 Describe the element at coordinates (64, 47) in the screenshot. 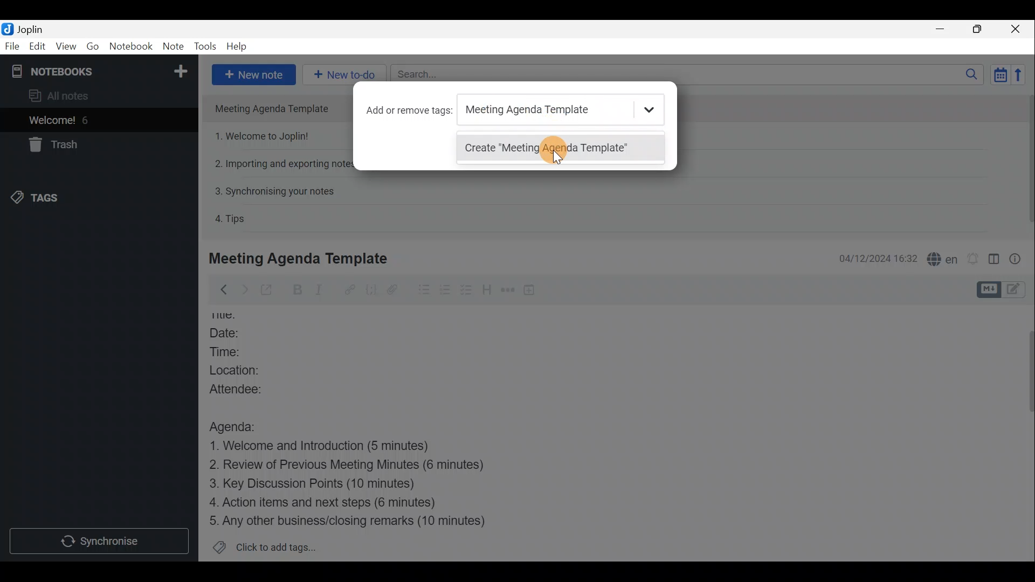

I see `View` at that location.